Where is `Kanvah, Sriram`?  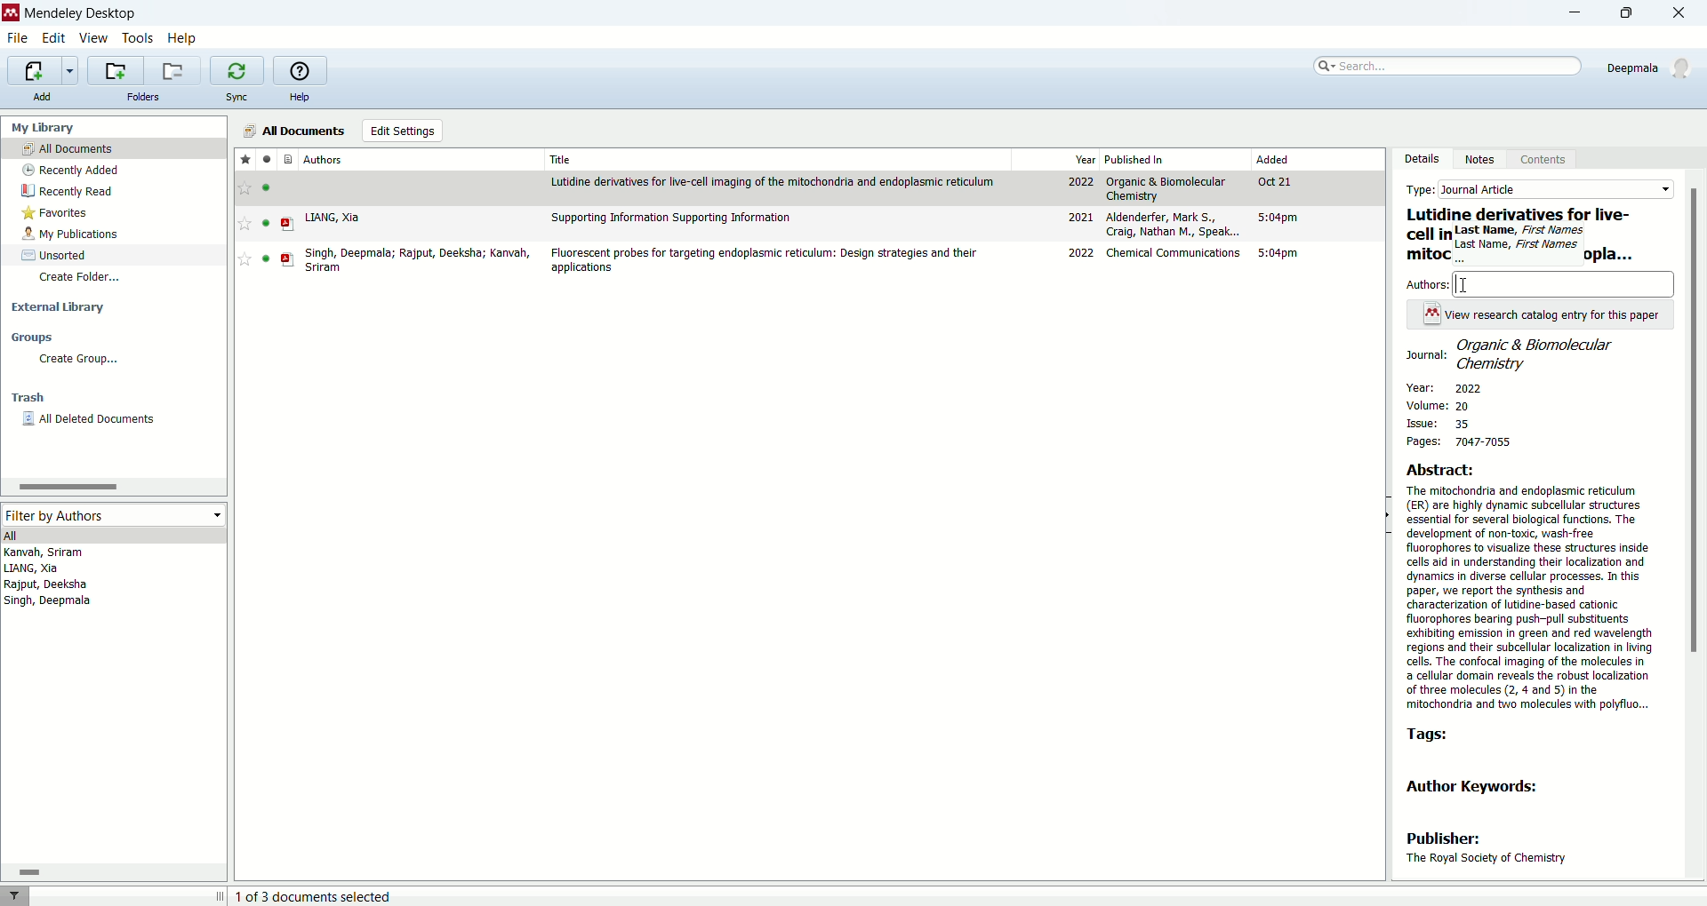
Kanvah, Sriram is located at coordinates (68, 553).